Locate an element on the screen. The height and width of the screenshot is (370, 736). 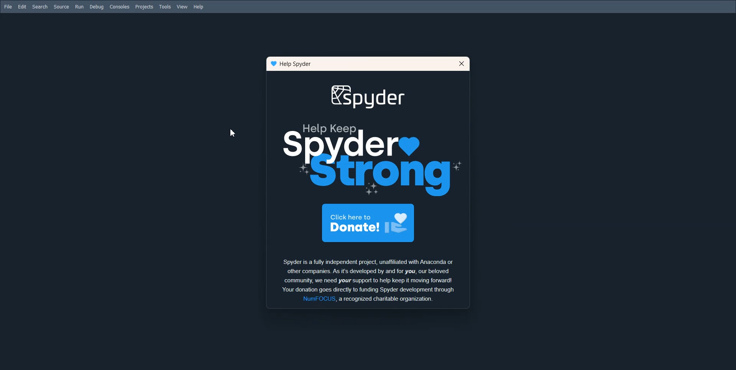
Projects is located at coordinates (145, 7).